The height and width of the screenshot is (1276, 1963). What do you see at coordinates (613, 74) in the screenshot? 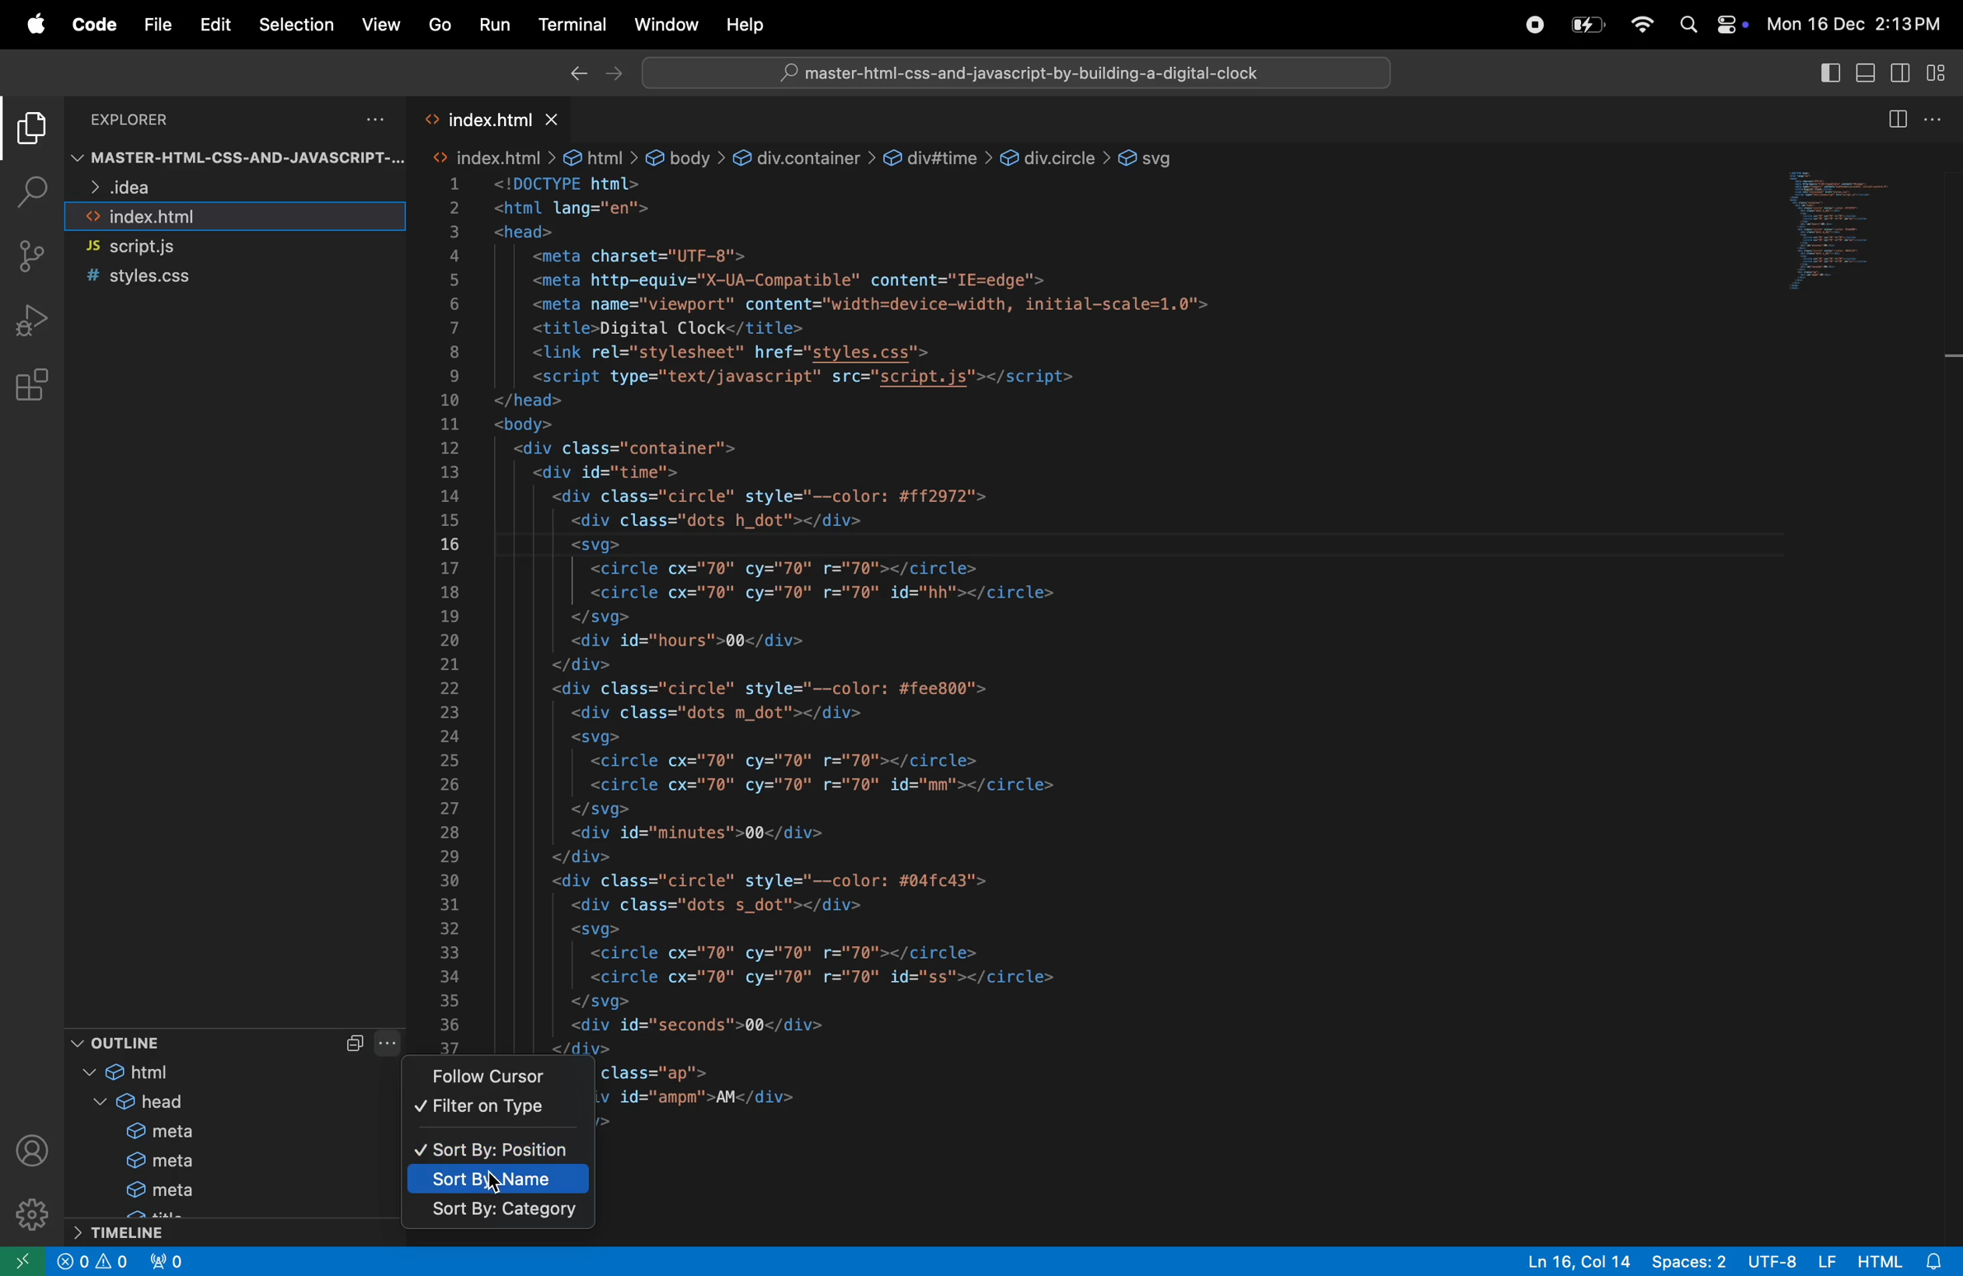
I see `forward` at bounding box center [613, 74].